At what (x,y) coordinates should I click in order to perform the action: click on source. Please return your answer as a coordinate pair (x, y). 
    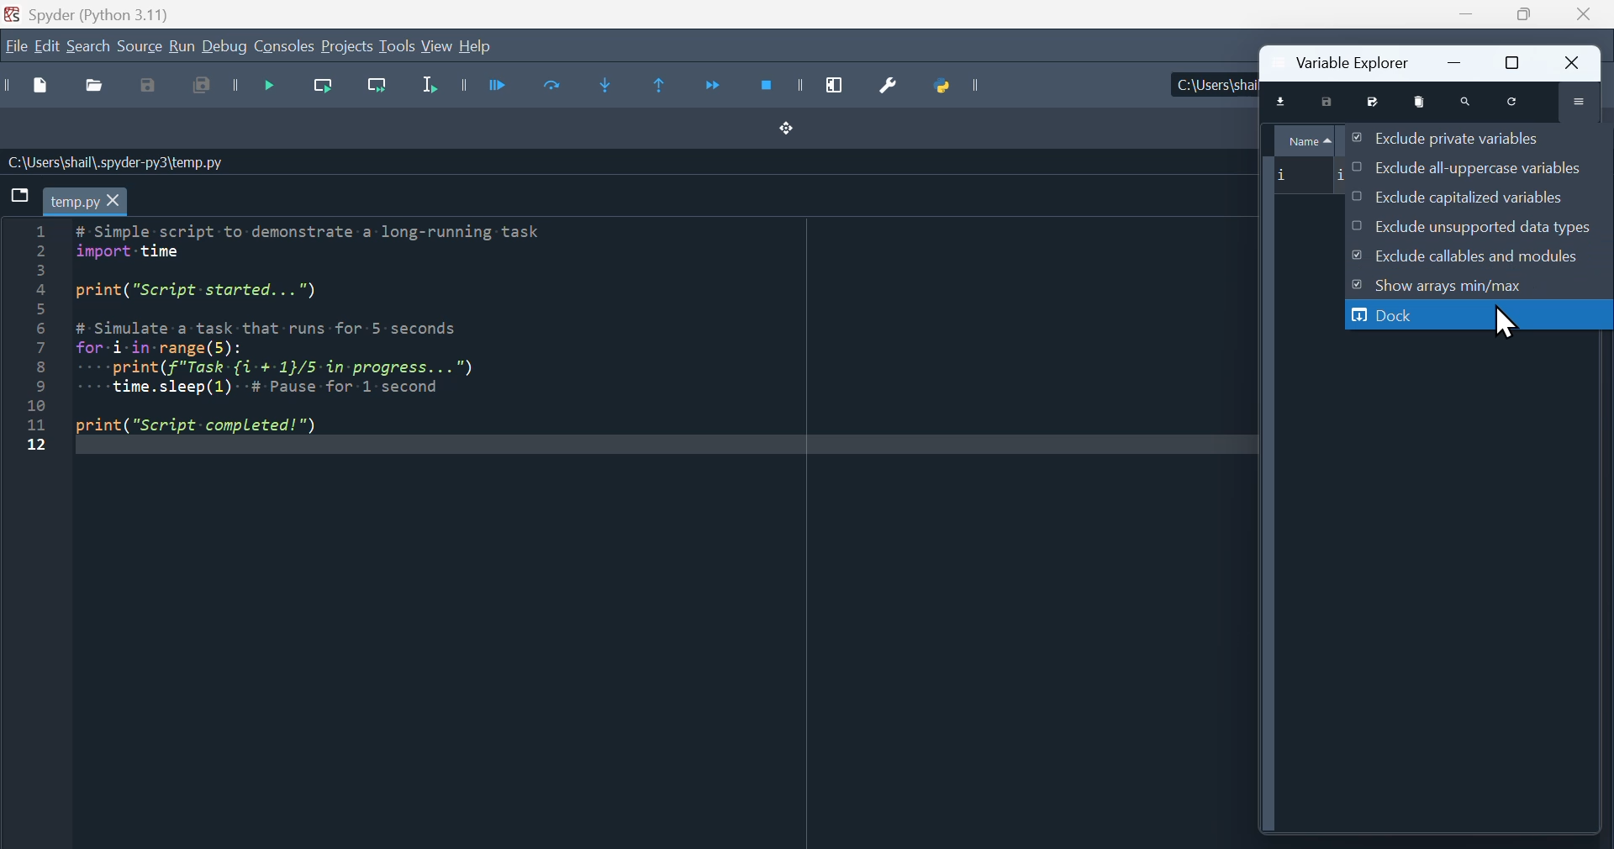
    Looking at the image, I should click on (140, 48).